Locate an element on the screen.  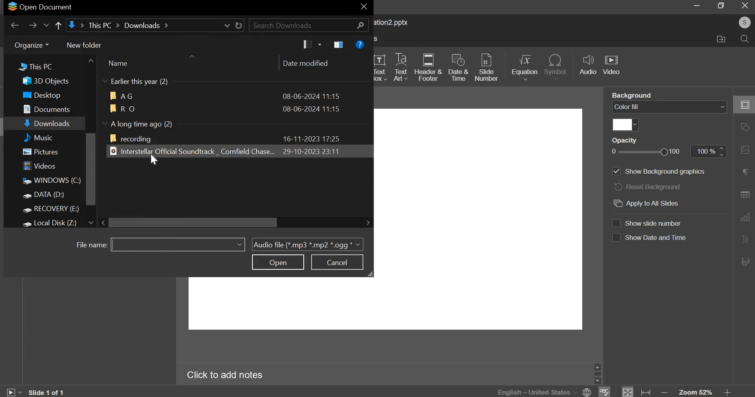
get help is located at coordinates (360, 45).